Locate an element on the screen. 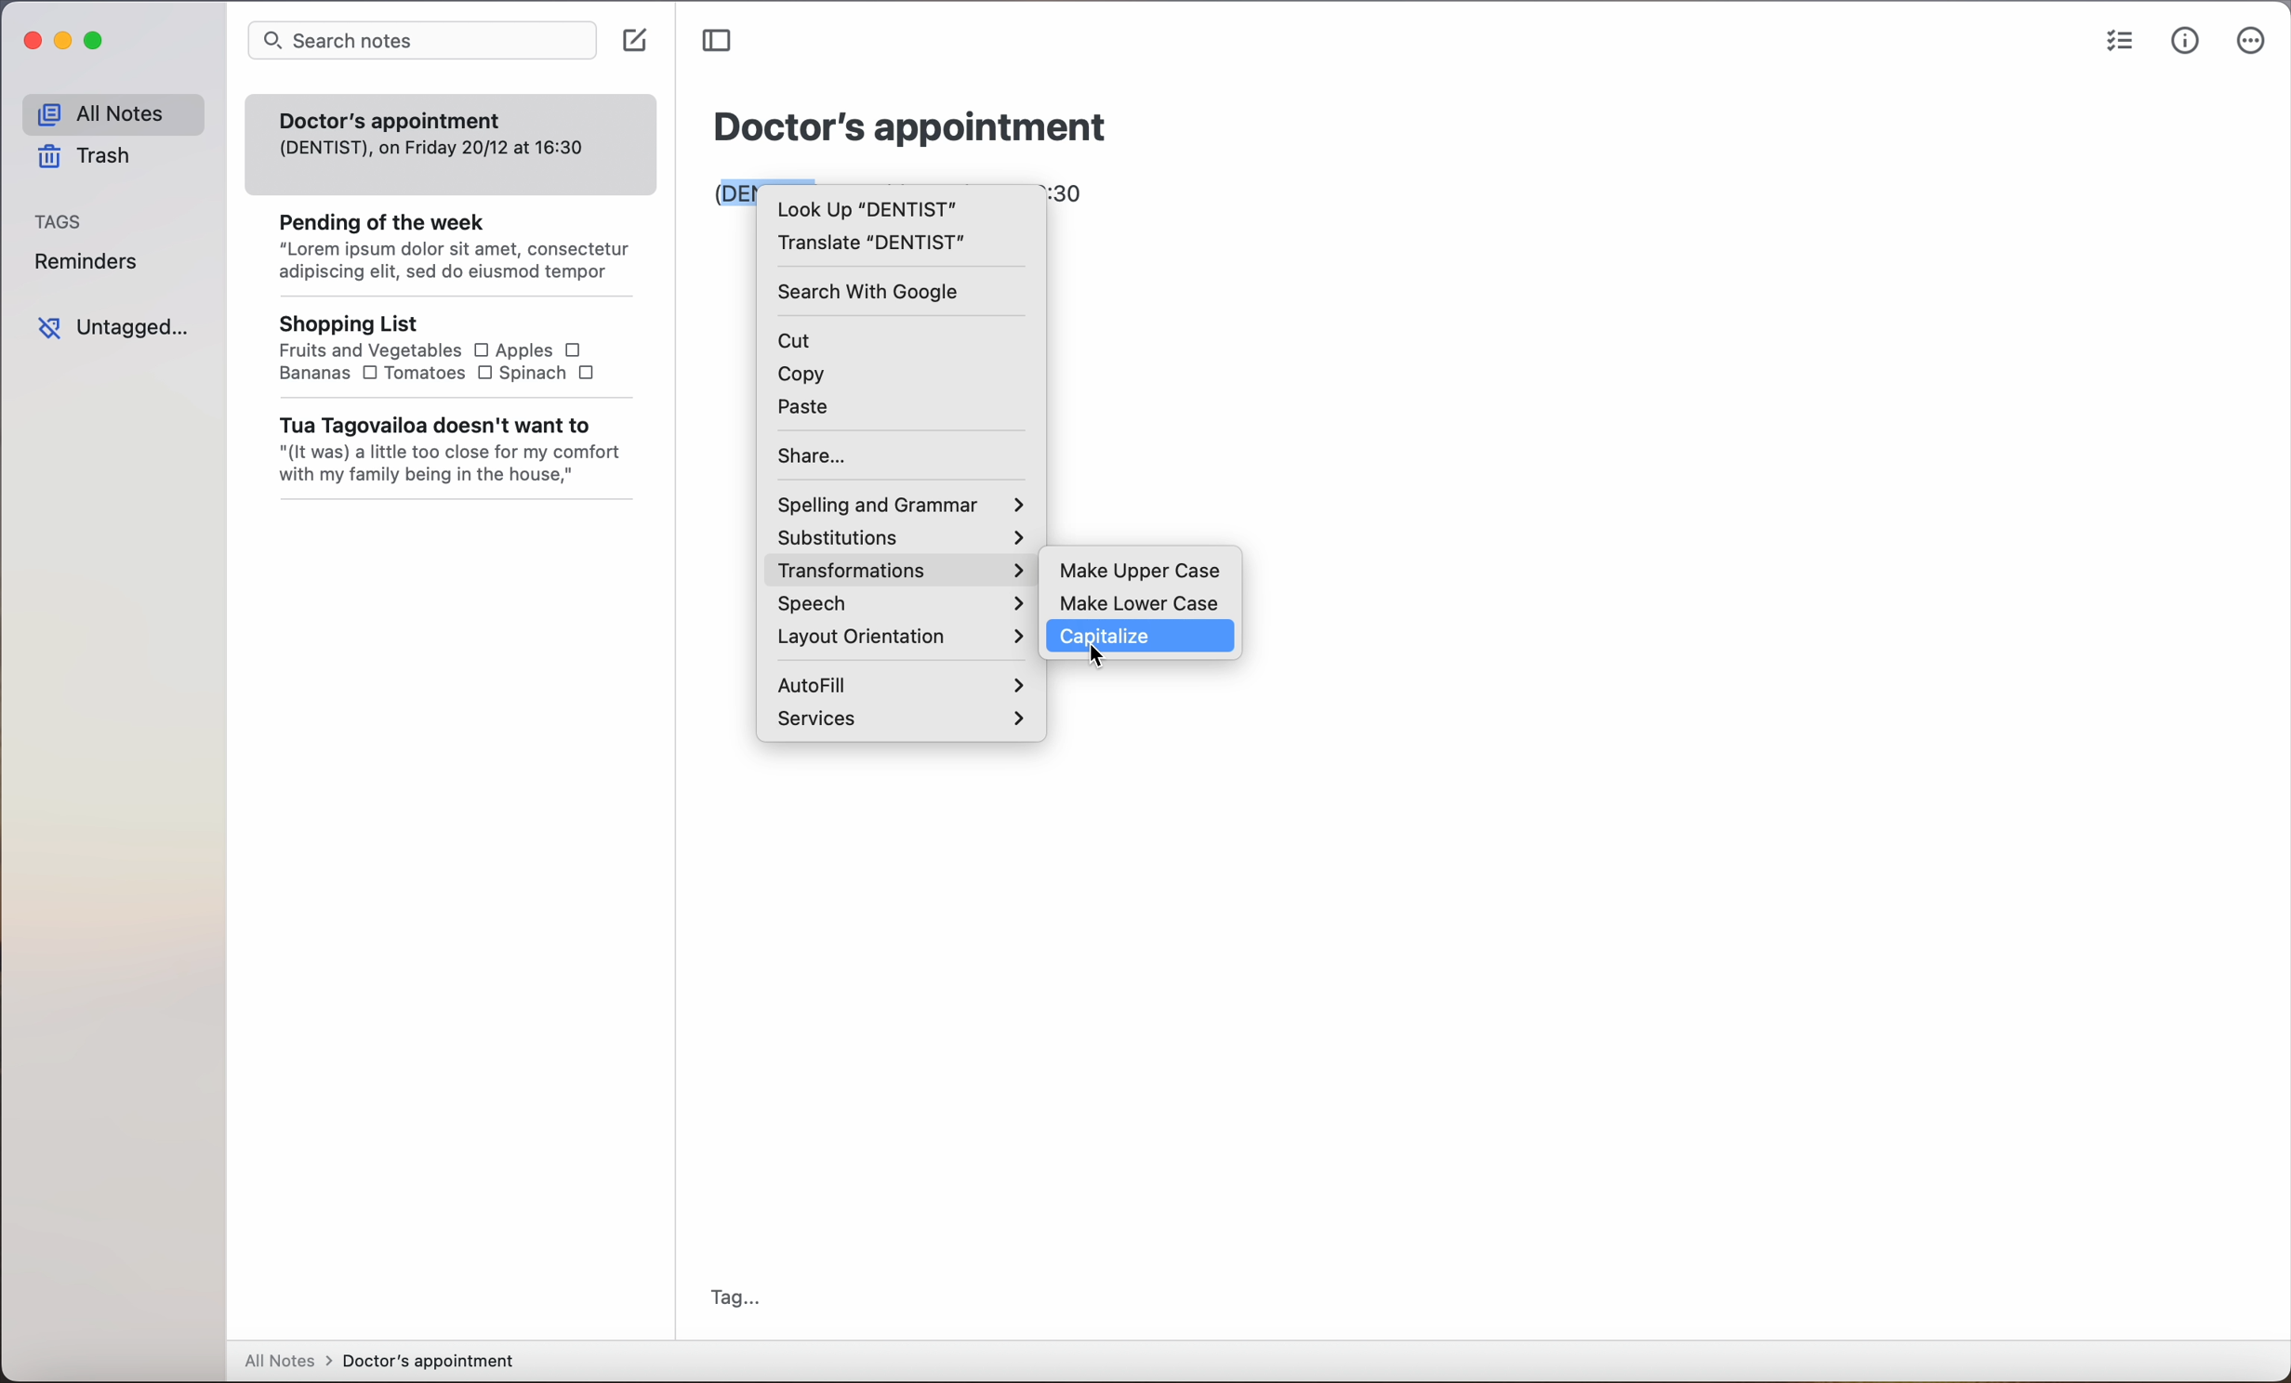  spelling and grammar is located at coordinates (902, 503).